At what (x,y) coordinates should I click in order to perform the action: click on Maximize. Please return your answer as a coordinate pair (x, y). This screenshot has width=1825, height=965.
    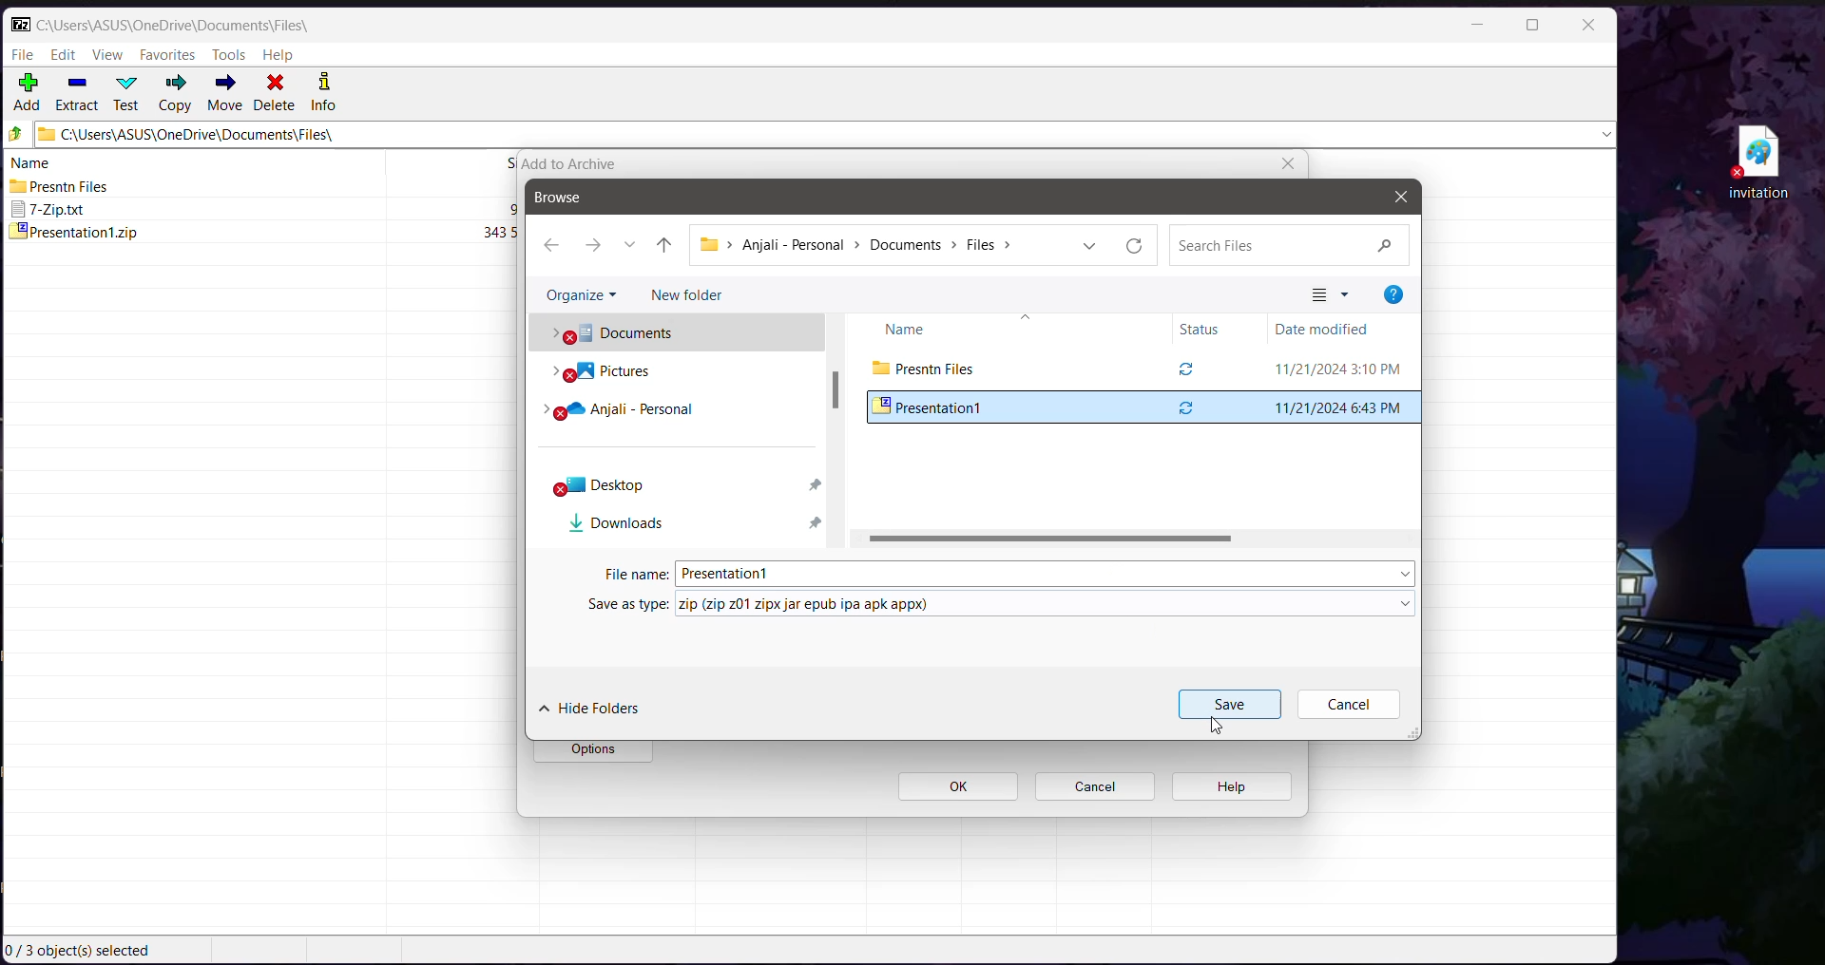
    Looking at the image, I should click on (1531, 27).